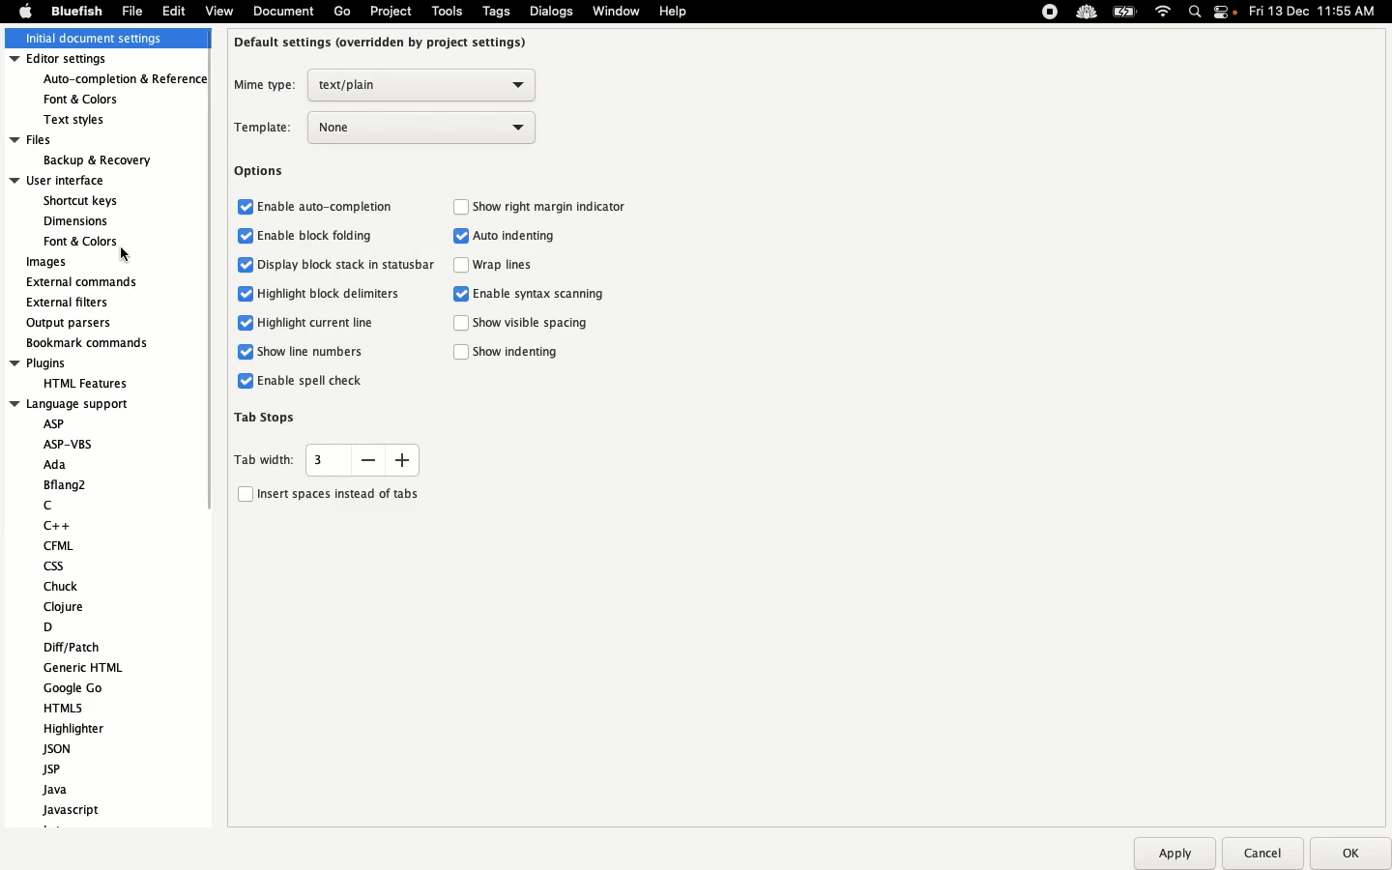  I want to click on Template, so click(387, 128).